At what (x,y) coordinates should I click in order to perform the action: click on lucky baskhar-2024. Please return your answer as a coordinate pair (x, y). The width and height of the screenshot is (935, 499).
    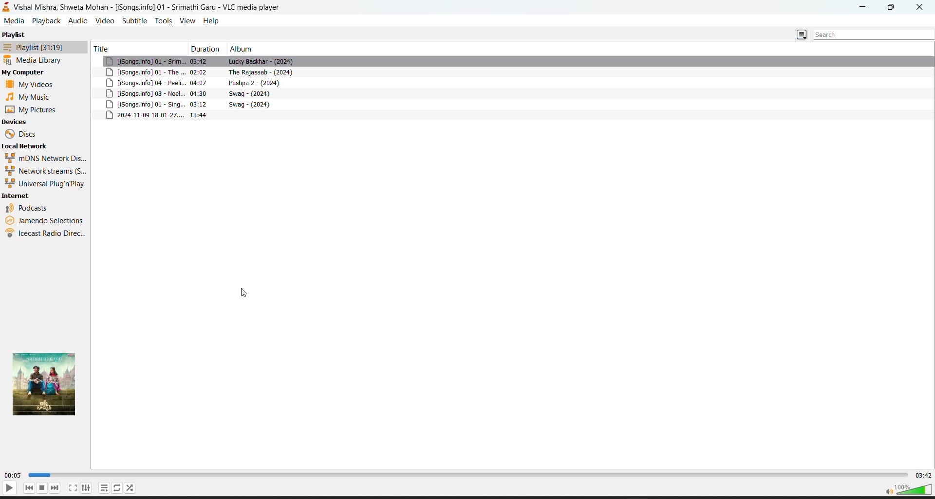
    Looking at the image, I should click on (260, 61).